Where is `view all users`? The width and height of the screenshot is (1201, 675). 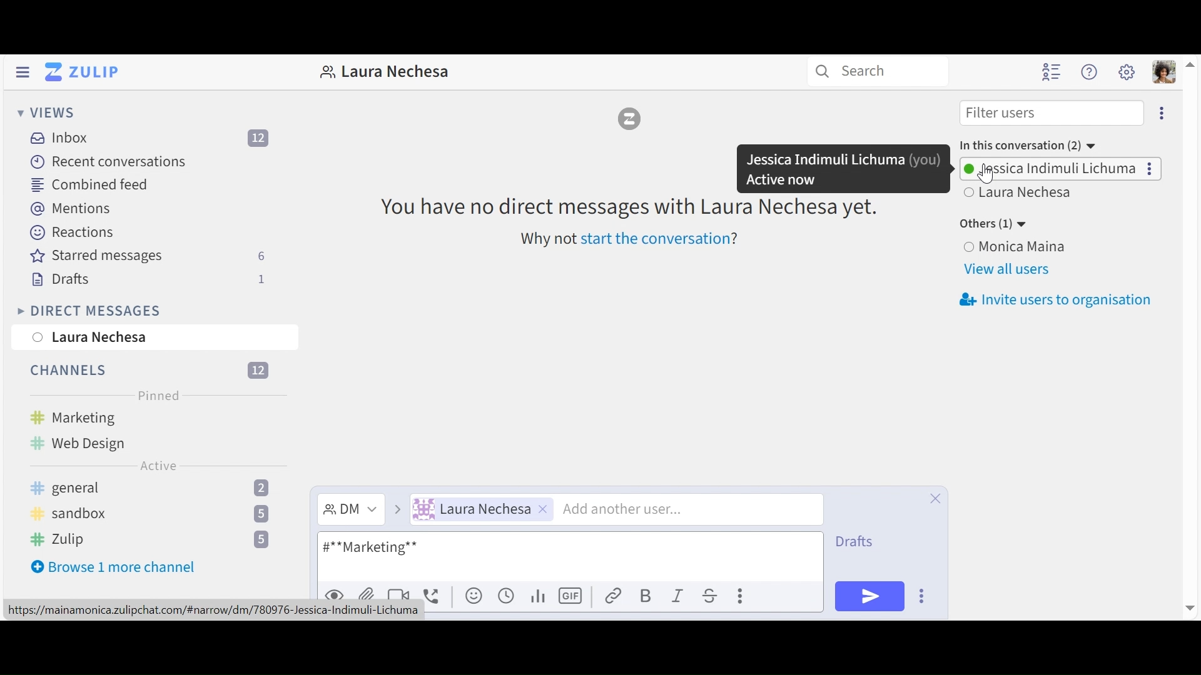 view all users is located at coordinates (1009, 271).